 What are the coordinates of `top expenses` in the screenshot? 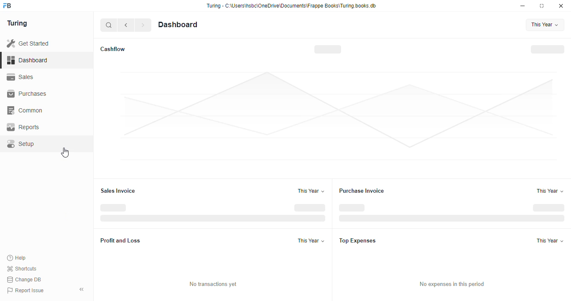 It's located at (358, 240).